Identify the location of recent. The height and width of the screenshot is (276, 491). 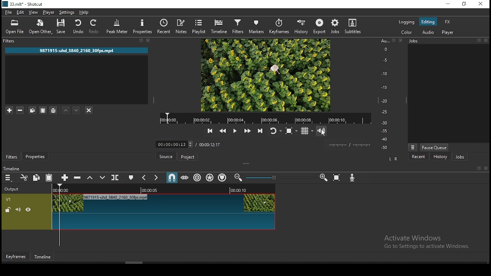
(420, 157).